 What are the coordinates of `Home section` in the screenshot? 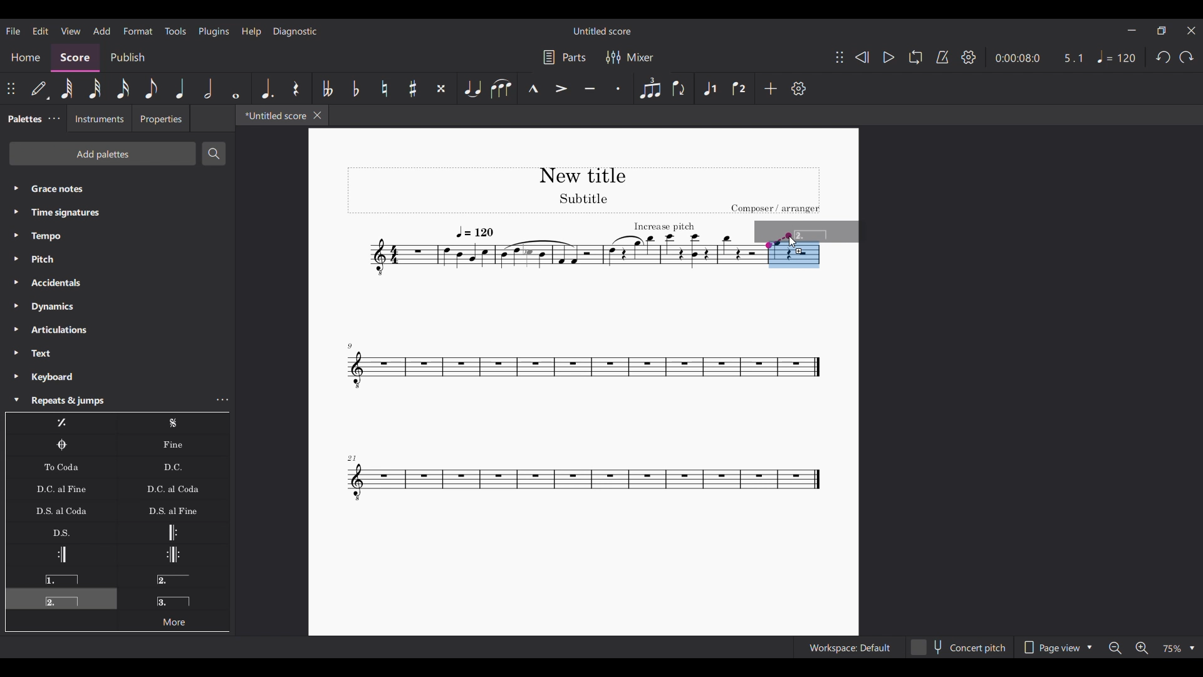 It's located at (25, 57).